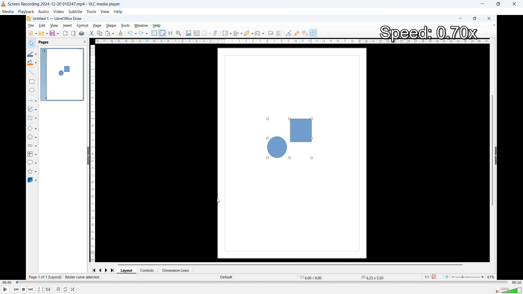 The image size is (523, 294). What do you see at coordinates (24, 290) in the screenshot?
I see `Stop playback ` at bounding box center [24, 290].